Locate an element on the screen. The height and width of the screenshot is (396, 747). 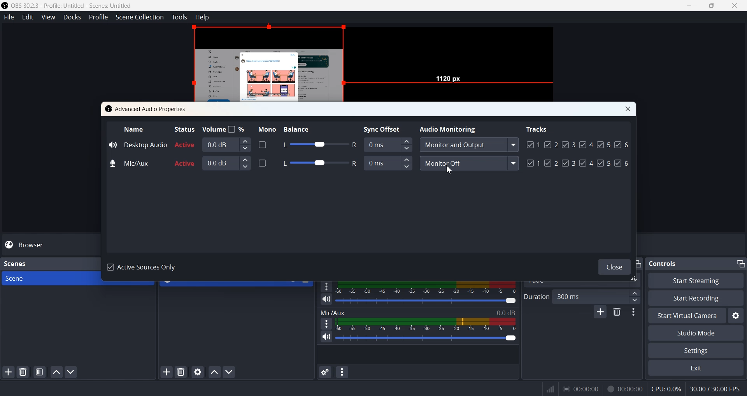
Open source properties is located at coordinates (198, 372).